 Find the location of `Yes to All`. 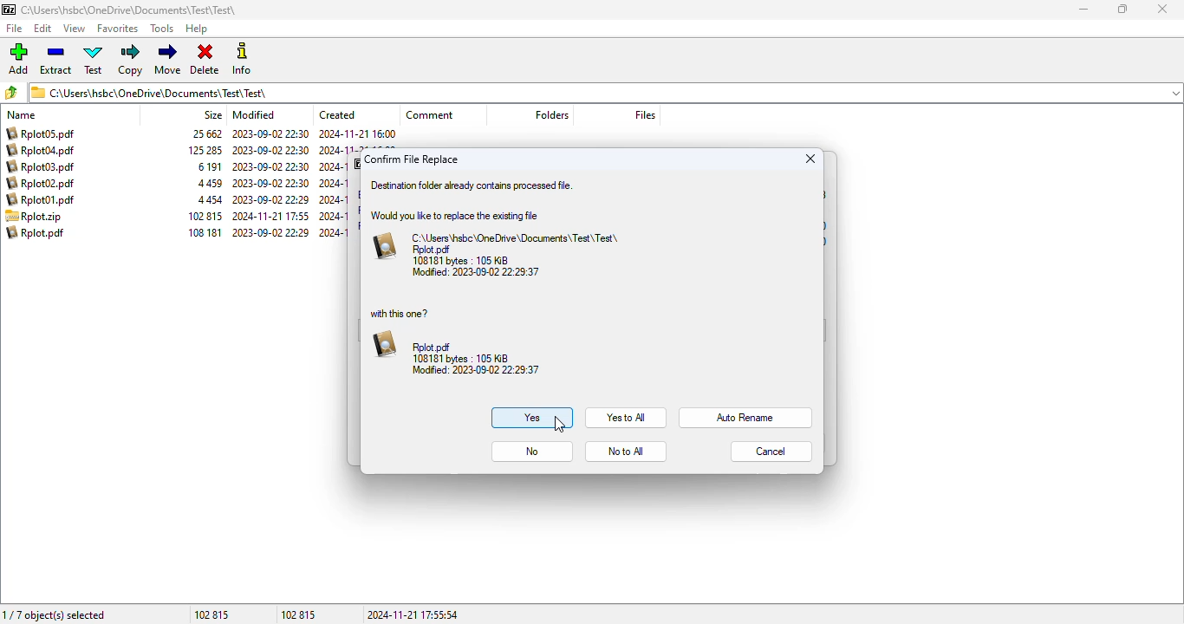

Yes to All is located at coordinates (626, 417).